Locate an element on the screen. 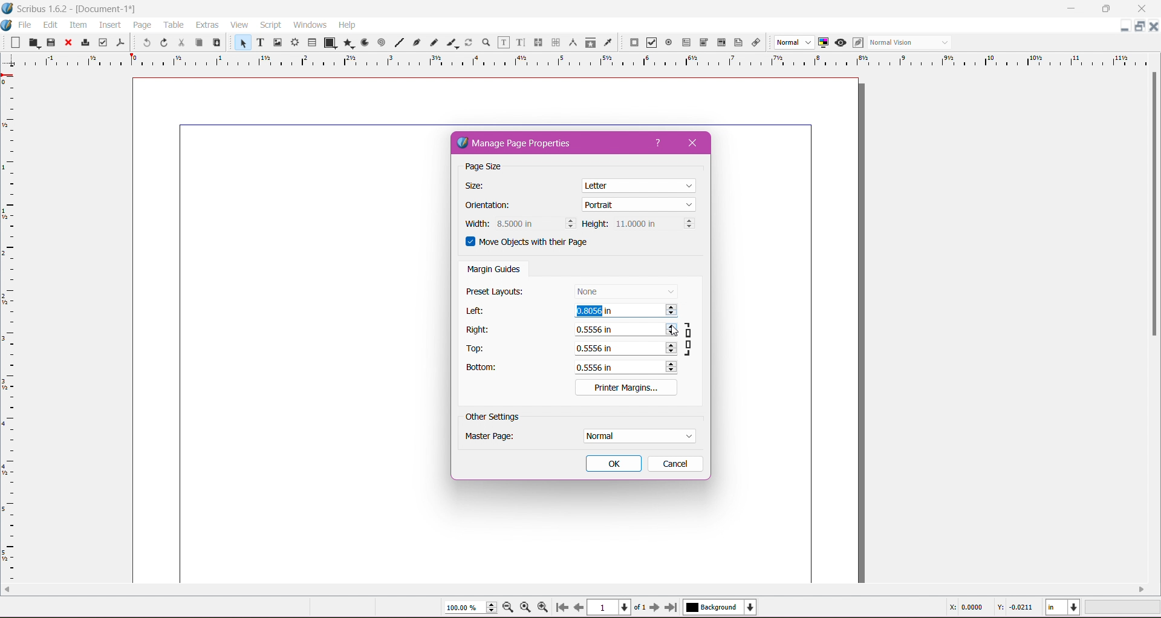 The width and height of the screenshot is (1161, 618). Bezier Curve is located at coordinates (418, 43).